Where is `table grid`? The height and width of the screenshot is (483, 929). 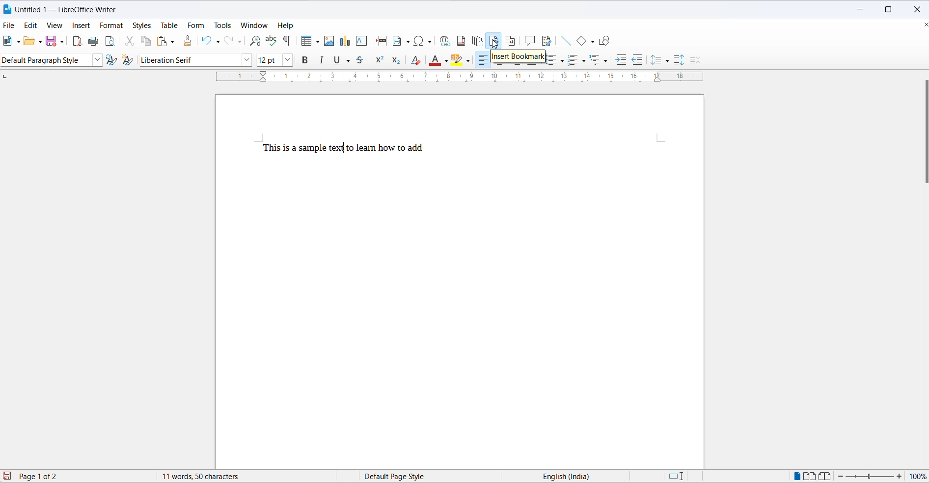 table grid is located at coordinates (316, 42).